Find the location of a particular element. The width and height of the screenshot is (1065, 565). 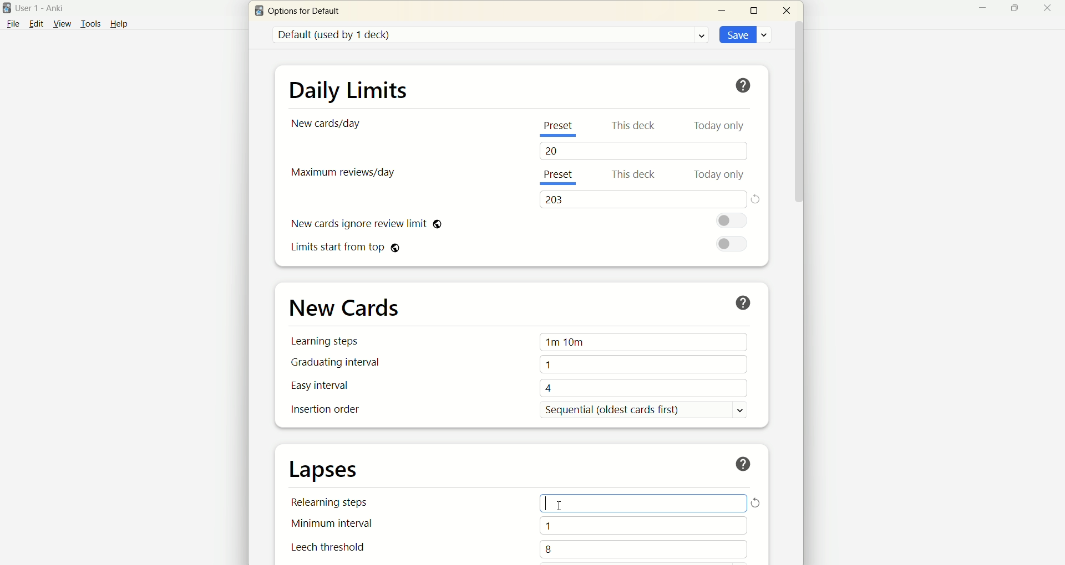

minimum interval is located at coordinates (335, 526).